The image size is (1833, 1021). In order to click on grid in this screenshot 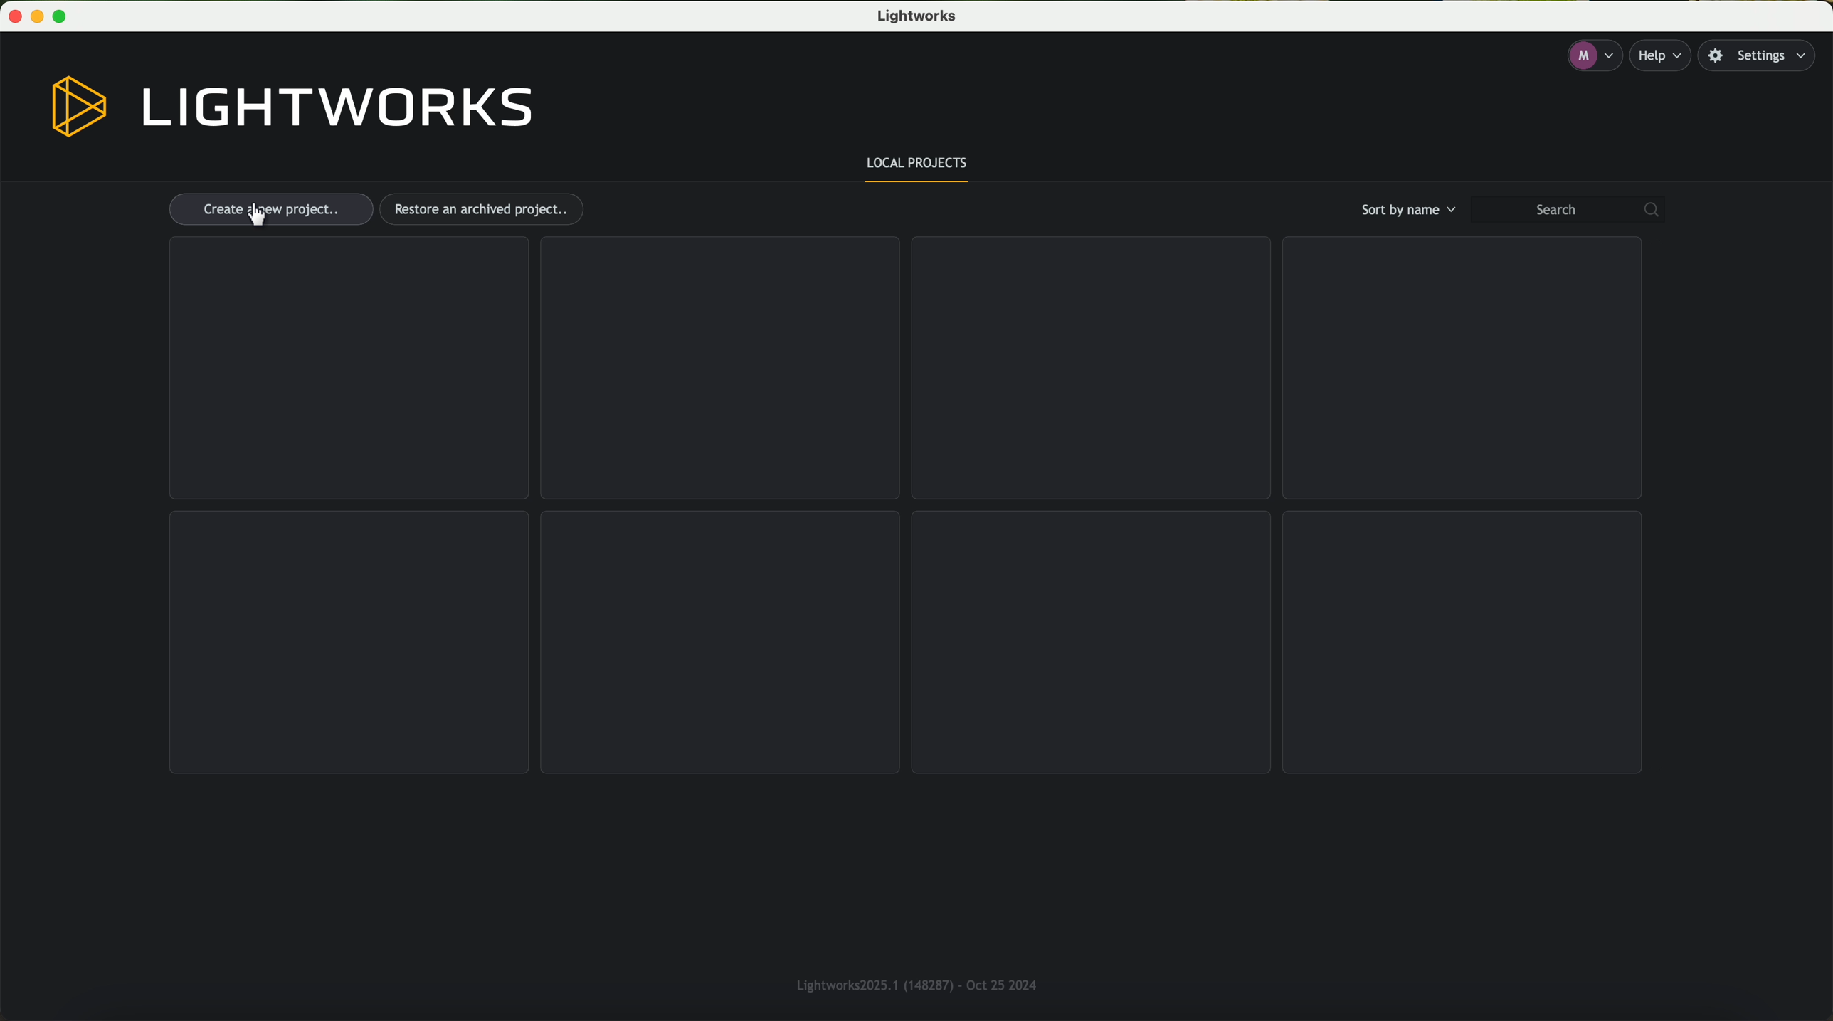, I will do `click(1092, 641)`.